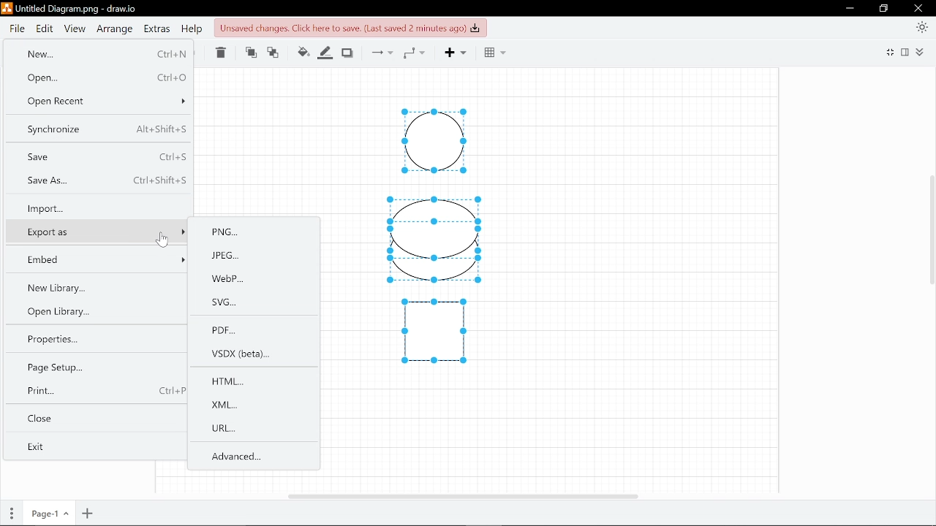  What do you see at coordinates (930, 231) in the screenshot?
I see `Vertical cursor` at bounding box center [930, 231].